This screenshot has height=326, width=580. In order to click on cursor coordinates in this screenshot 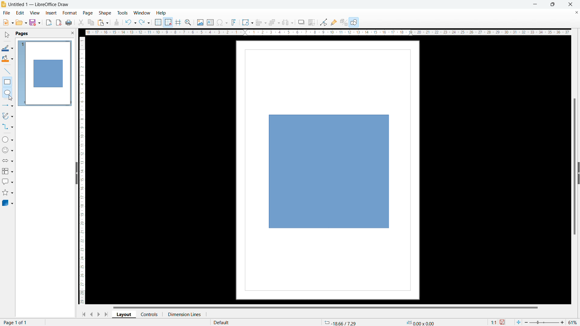, I will do `click(340, 322)`.